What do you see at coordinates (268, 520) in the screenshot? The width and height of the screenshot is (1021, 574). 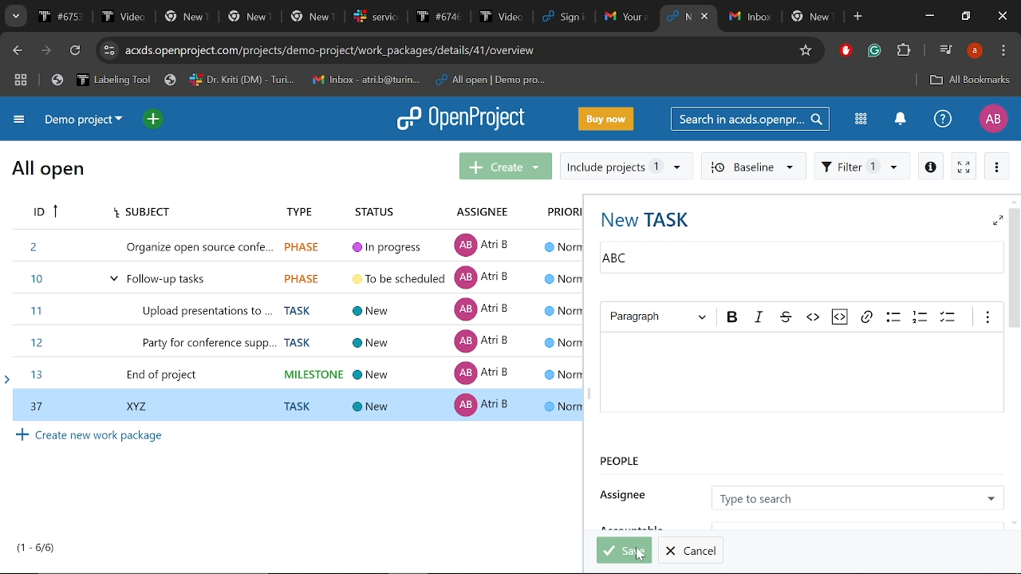 I see `scroll bar` at bounding box center [268, 520].